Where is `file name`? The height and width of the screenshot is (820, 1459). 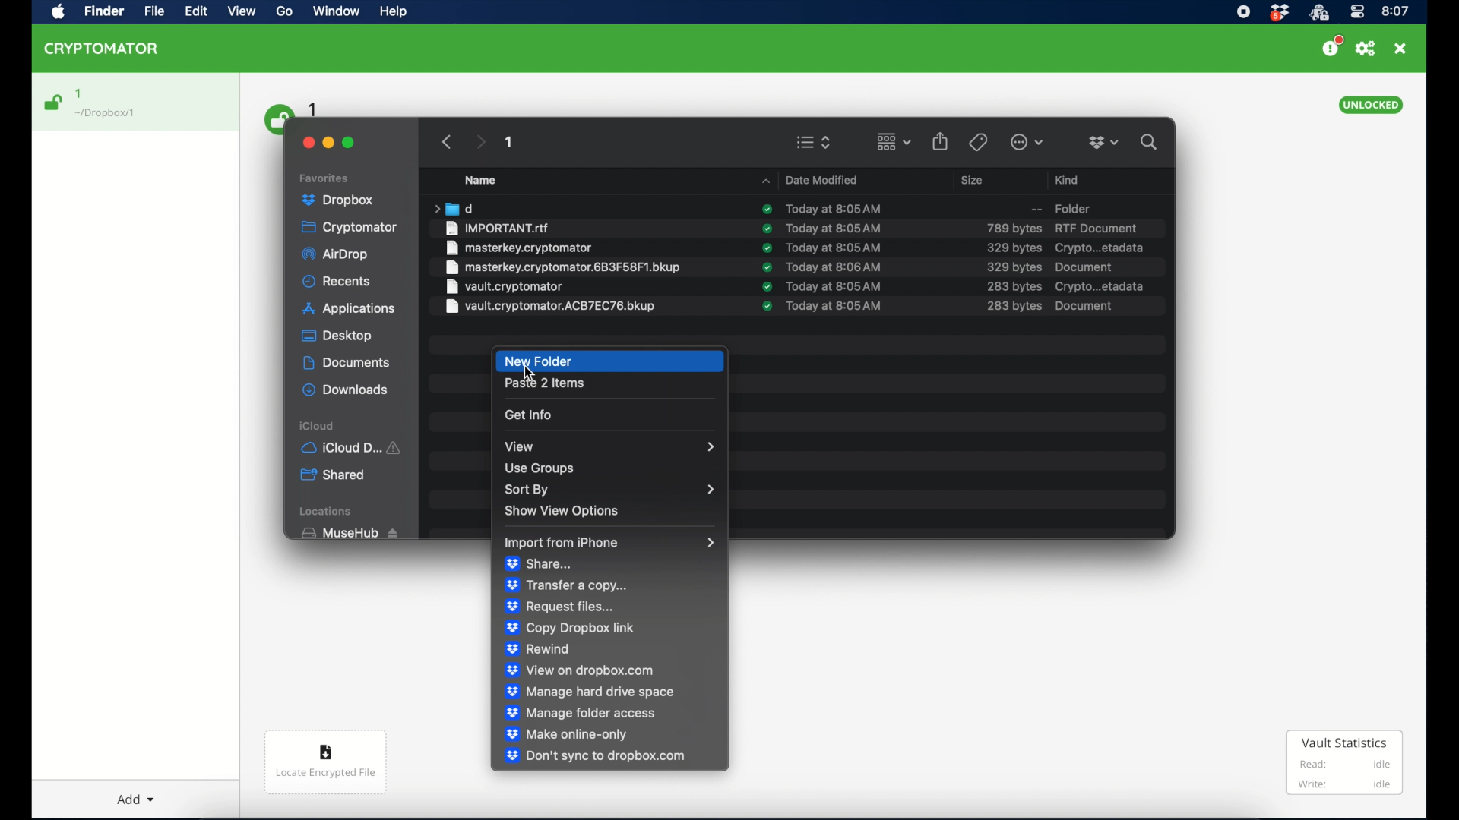 file name is located at coordinates (551, 307).